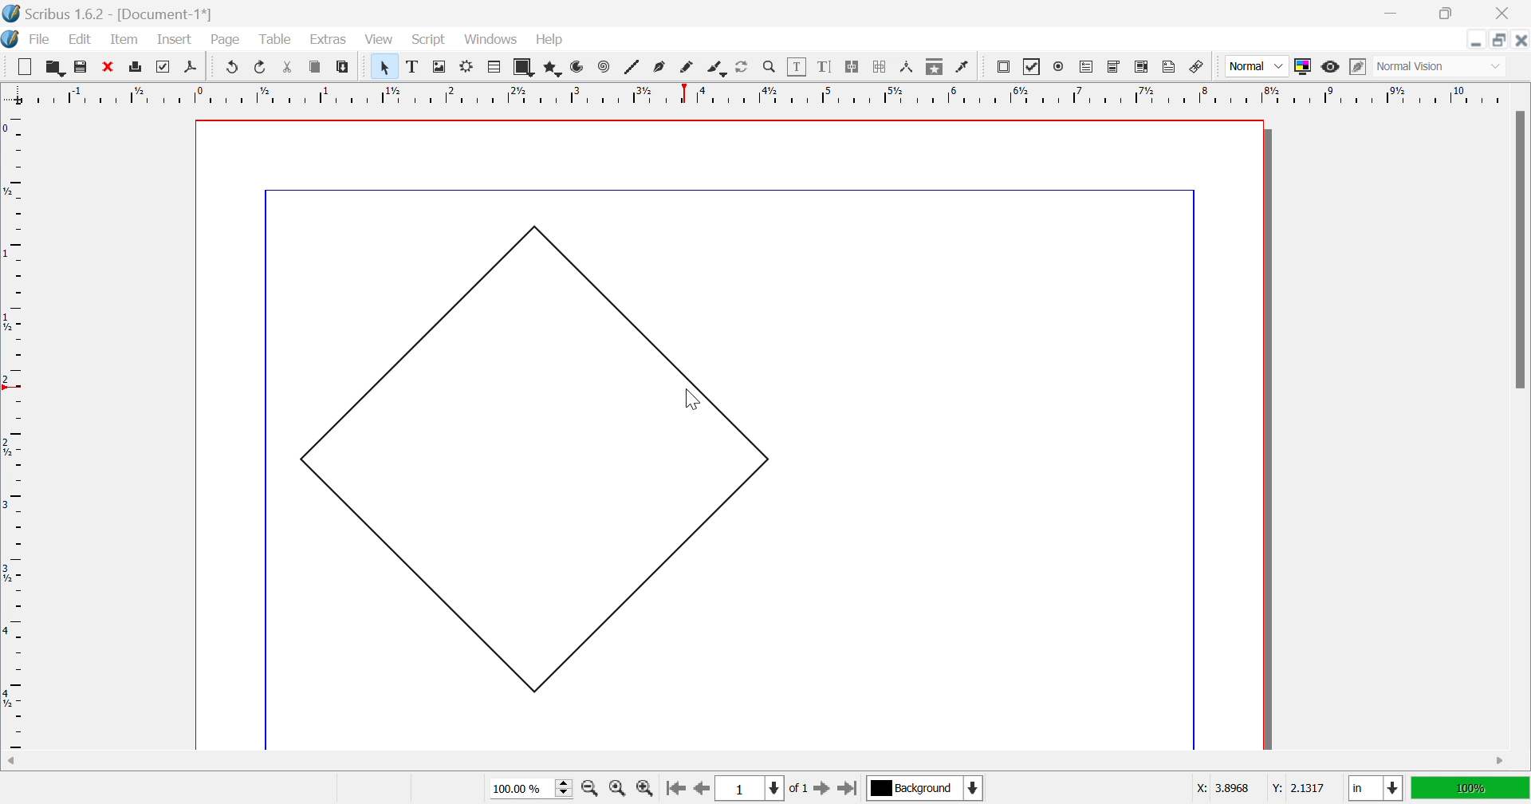 The height and width of the screenshot is (804, 1531). I want to click on Eye dropper, so click(964, 67).